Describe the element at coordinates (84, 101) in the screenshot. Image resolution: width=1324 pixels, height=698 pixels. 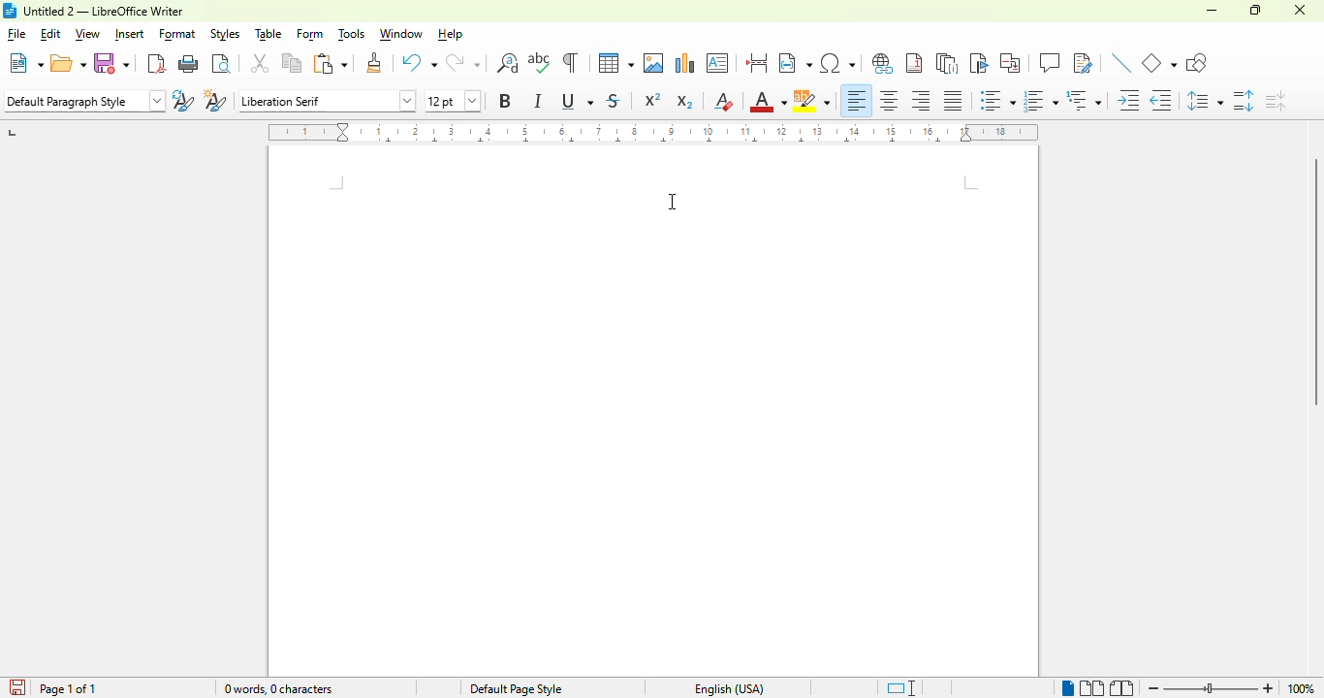
I see `set paragraph style` at that location.